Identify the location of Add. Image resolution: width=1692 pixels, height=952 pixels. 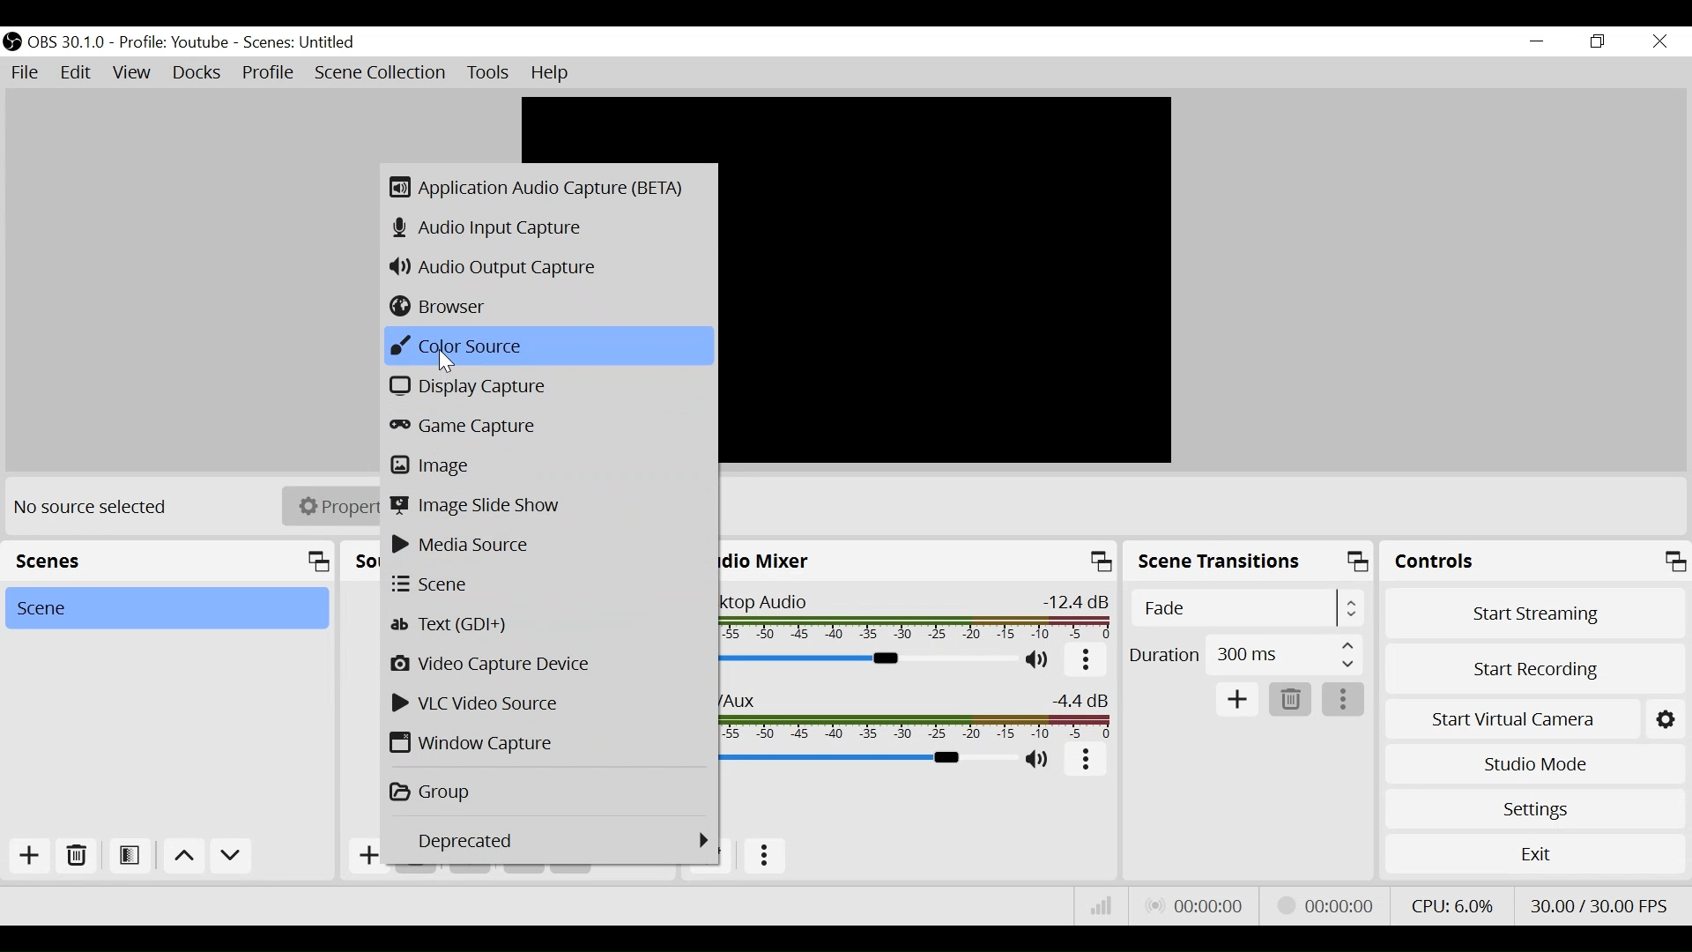
(1238, 700).